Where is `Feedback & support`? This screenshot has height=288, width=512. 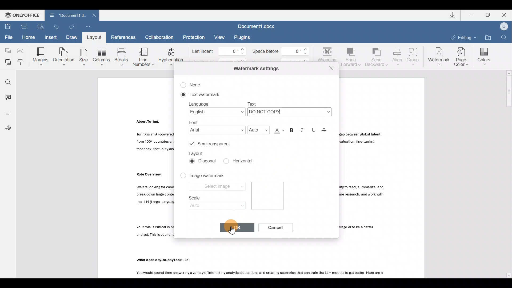 Feedback & support is located at coordinates (7, 128).